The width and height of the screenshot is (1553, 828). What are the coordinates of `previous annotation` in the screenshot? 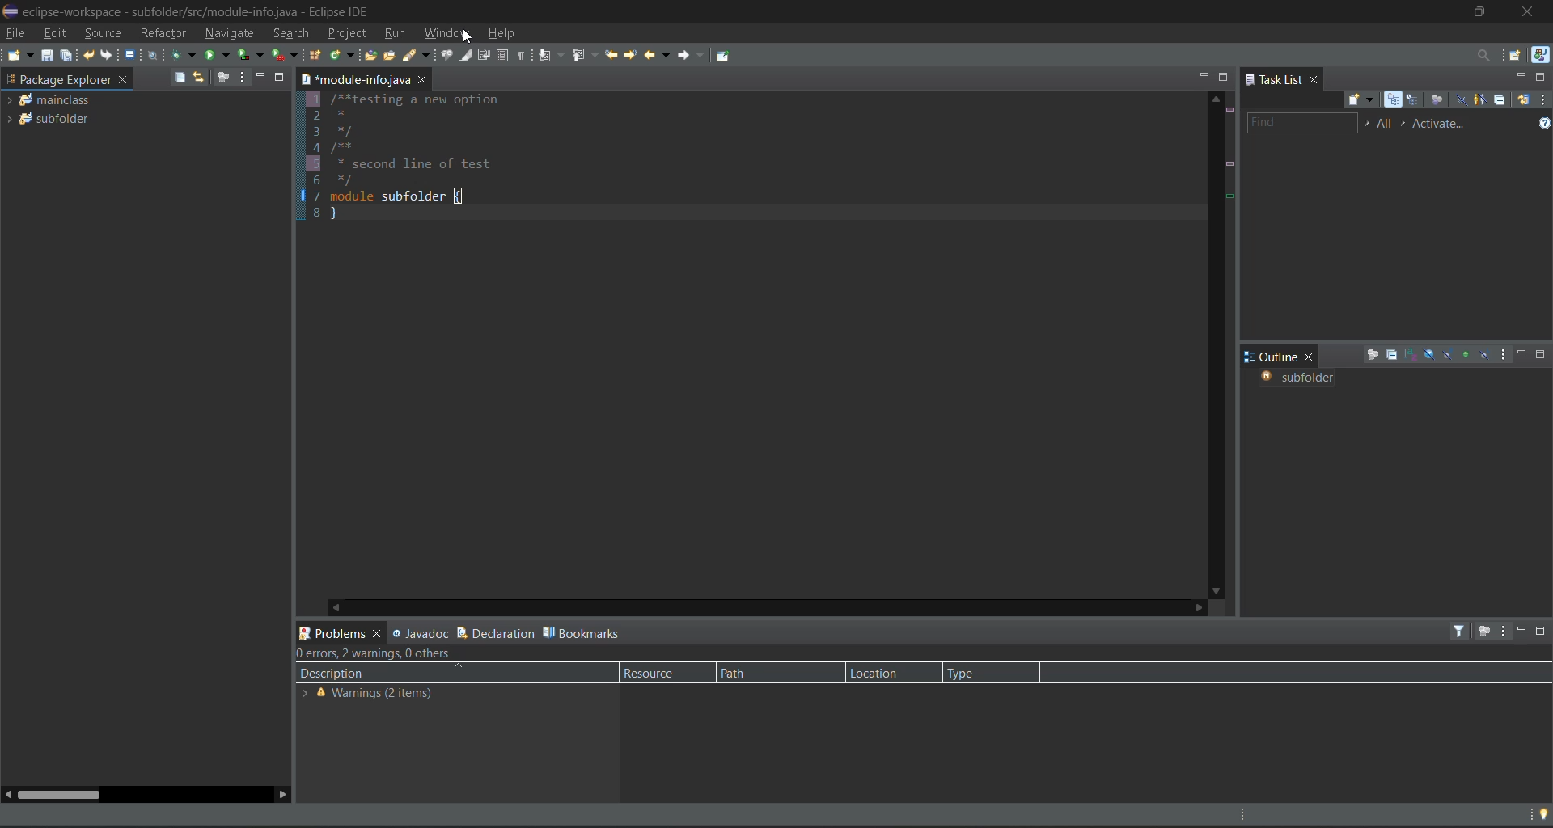 It's located at (583, 53).